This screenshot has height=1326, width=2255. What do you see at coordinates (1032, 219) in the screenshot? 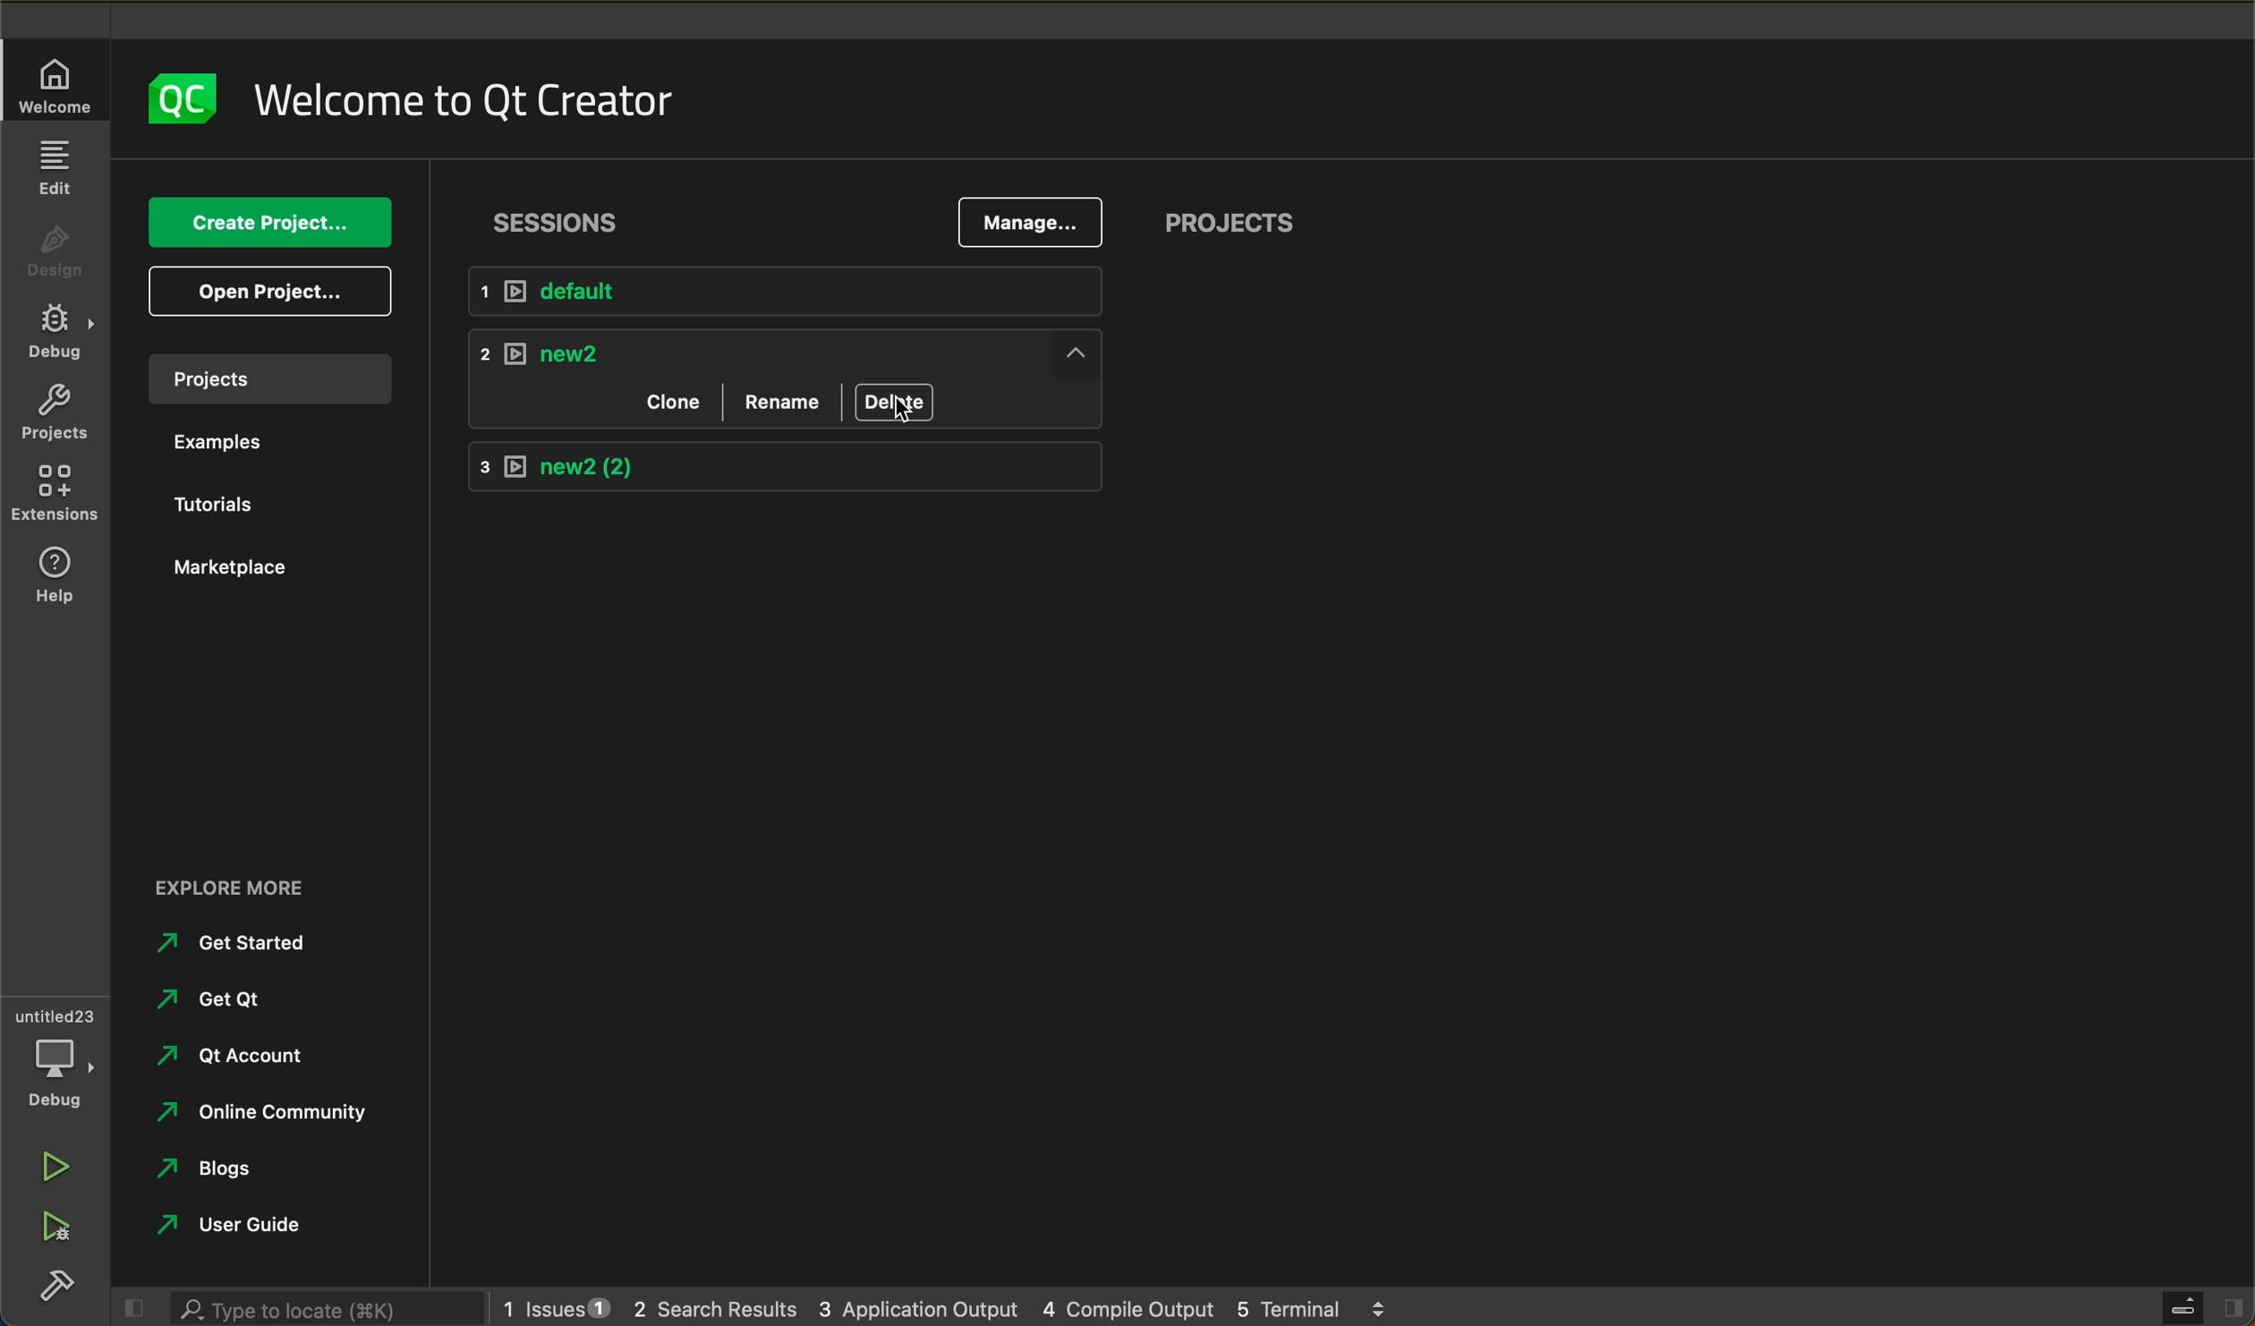
I see `manage` at bounding box center [1032, 219].